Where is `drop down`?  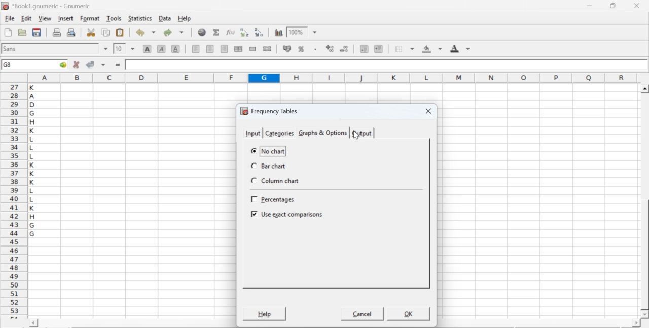 drop down is located at coordinates (133, 48).